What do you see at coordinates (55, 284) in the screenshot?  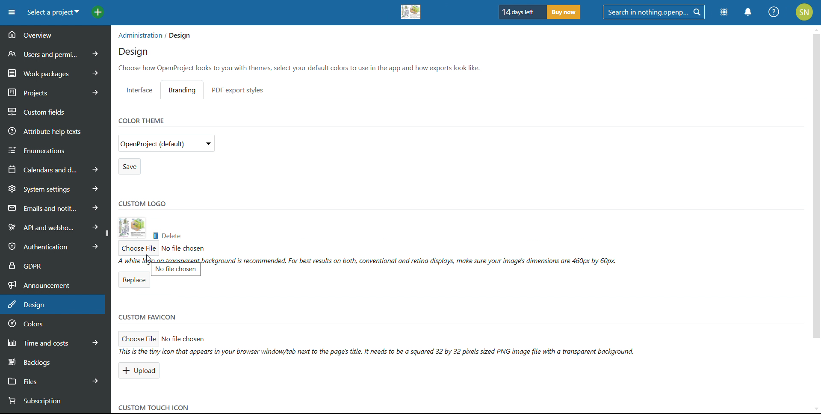 I see `announcement` at bounding box center [55, 284].